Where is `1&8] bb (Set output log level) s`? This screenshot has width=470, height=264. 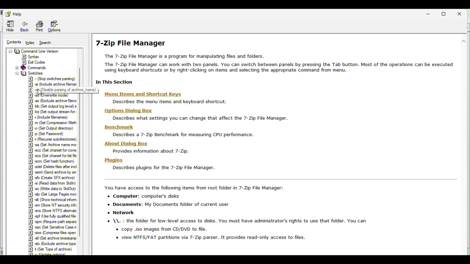 1&8] bb (Set output log level) s is located at coordinates (53, 106).